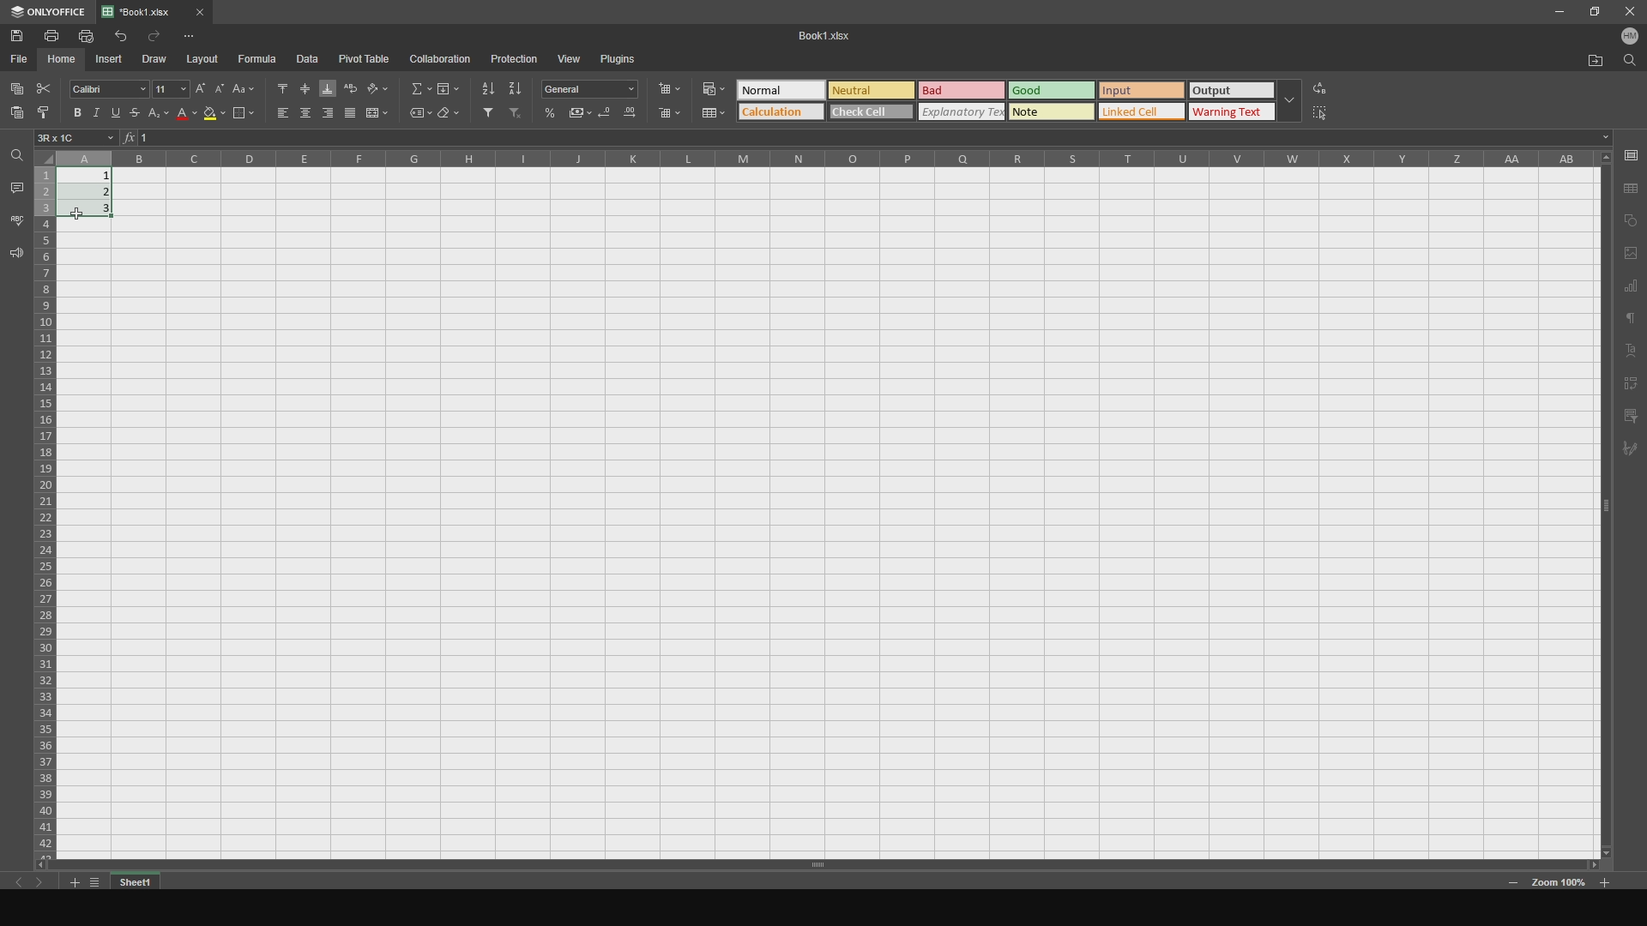 The image size is (1647, 926). I want to click on align middle, so click(304, 86).